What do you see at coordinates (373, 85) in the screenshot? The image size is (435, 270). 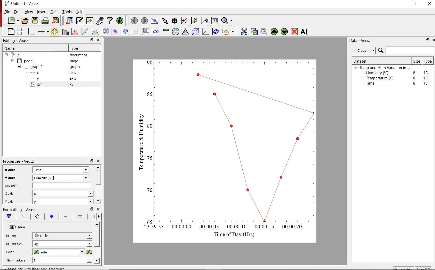 I see `Time` at bounding box center [373, 85].